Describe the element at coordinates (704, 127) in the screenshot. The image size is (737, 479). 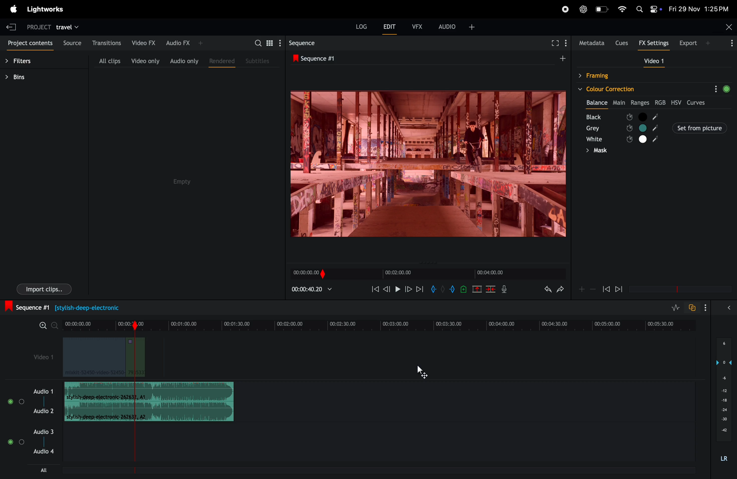
I see `Set from picture` at that location.